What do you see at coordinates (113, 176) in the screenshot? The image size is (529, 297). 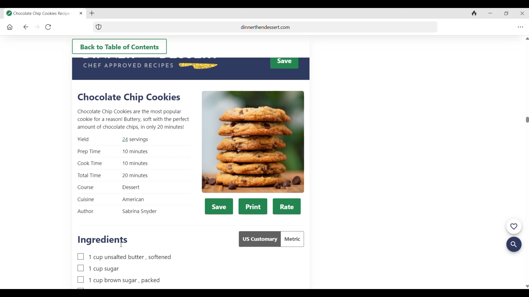 I see `Total Time 20 minutes` at bounding box center [113, 176].